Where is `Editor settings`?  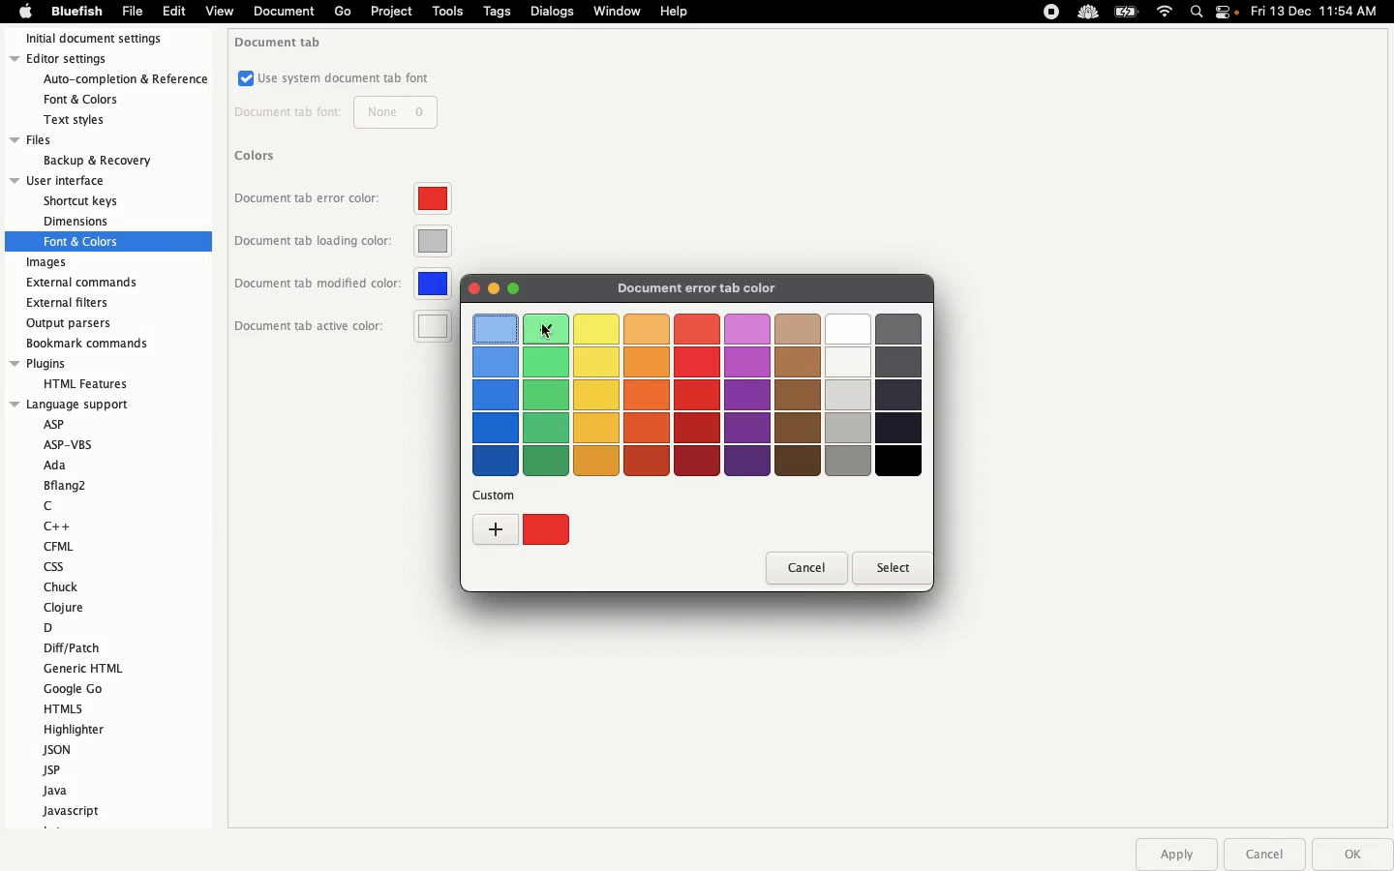
Editor settings is located at coordinates (105, 60).